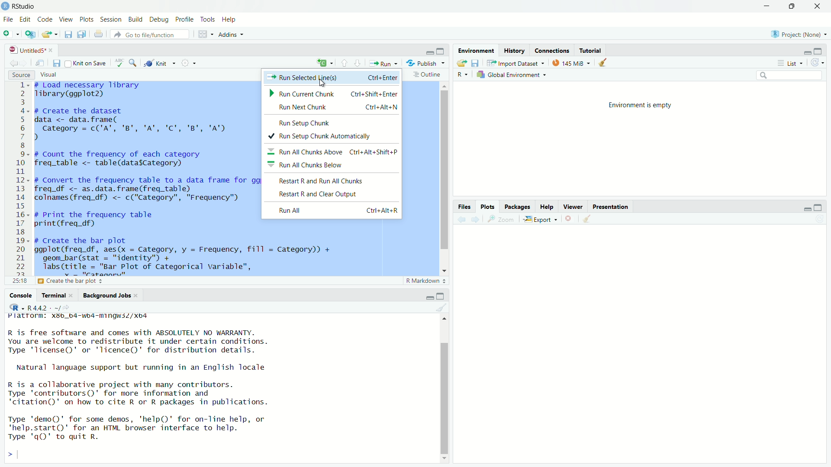 The height and width of the screenshot is (467, 831). I want to click on plots, so click(488, 206).